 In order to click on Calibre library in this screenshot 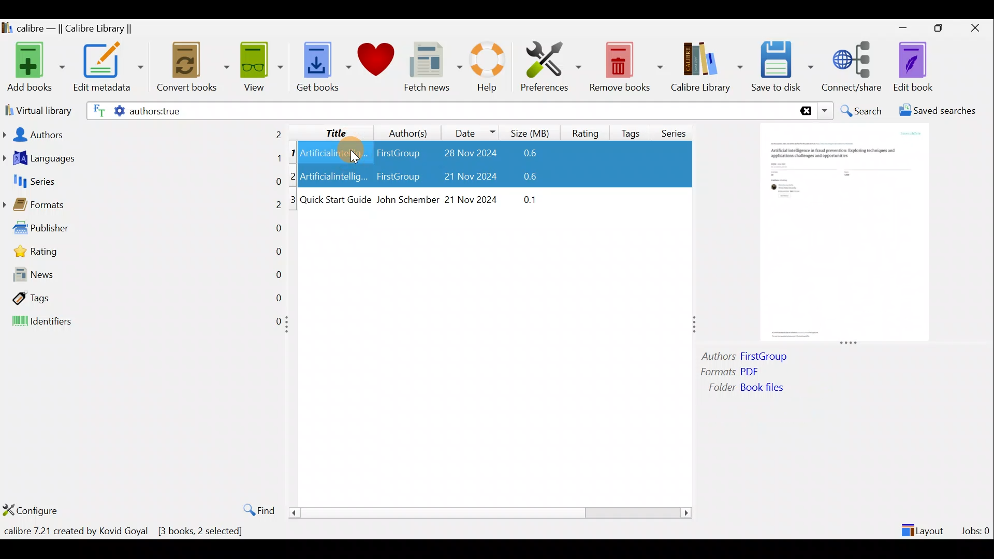, I will do `click(706, 65)`.